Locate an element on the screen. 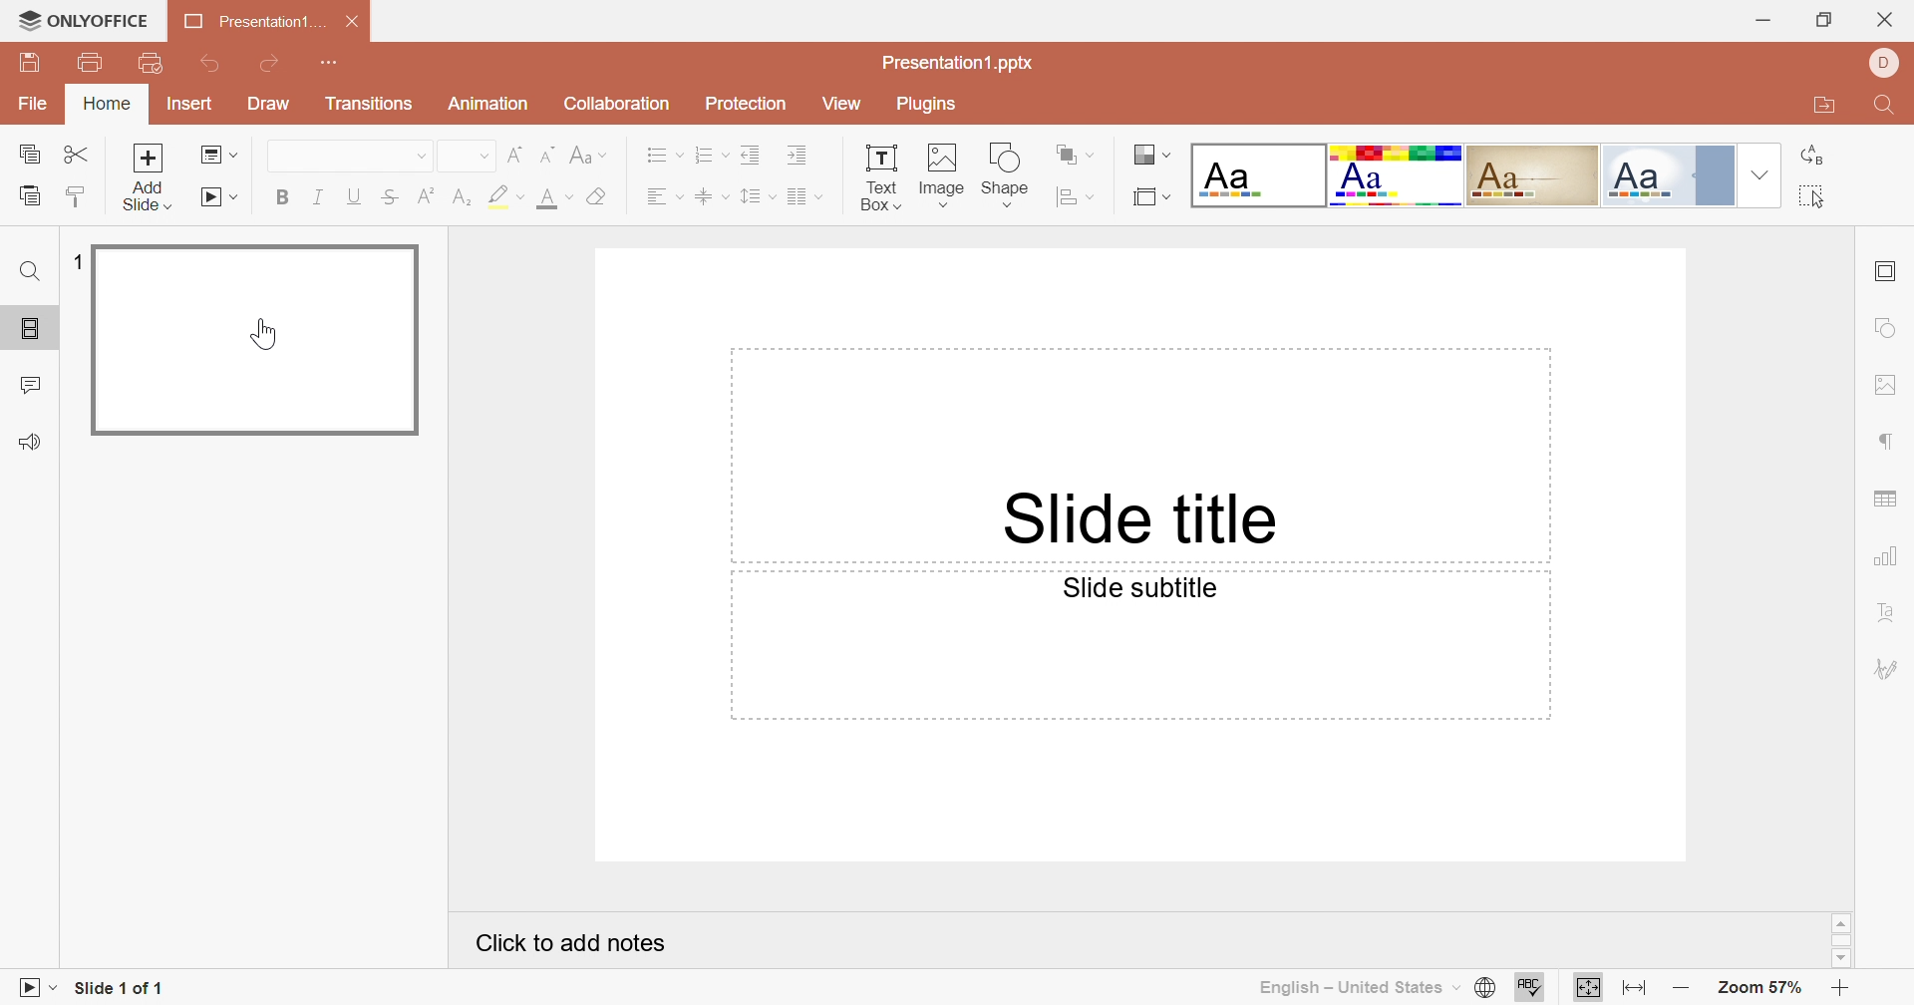 This screenshot has height=1005, width=1914. Scroll Up is located at coordinates (1834, 921).